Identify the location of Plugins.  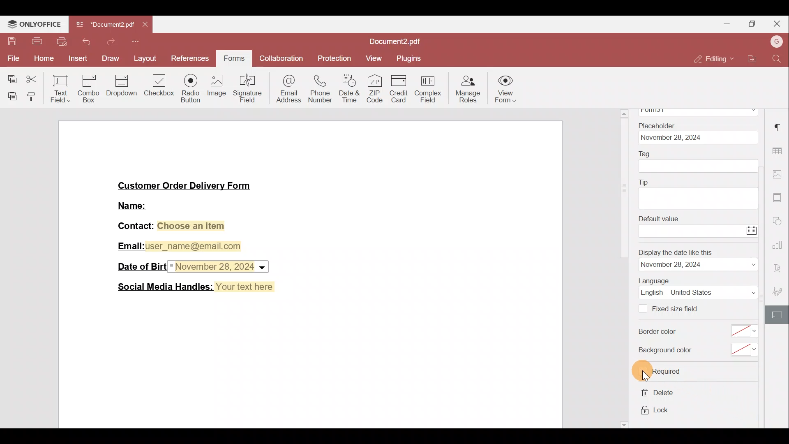
(412, 58).